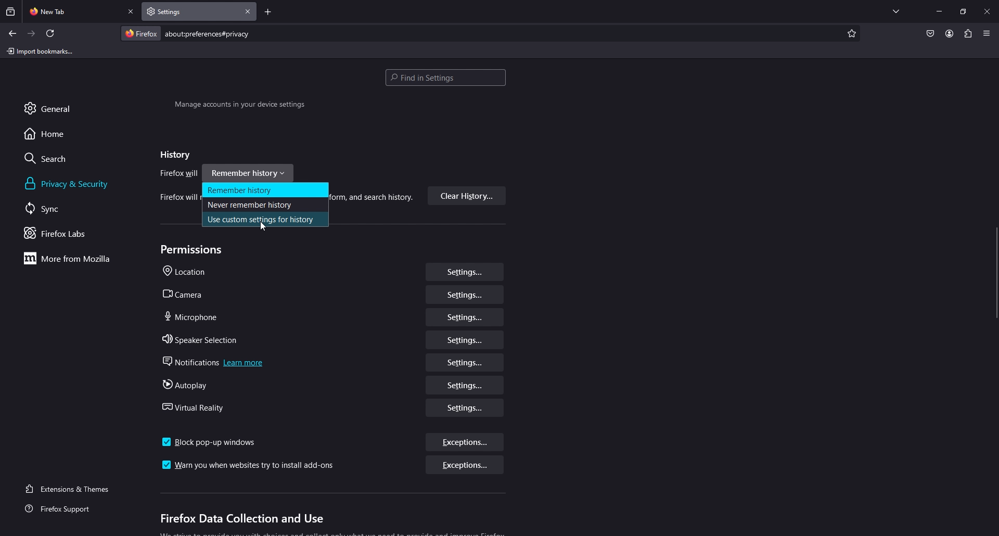 This screenshot has height=536, width=999. I want to click on settings tab, so click(178, 11).